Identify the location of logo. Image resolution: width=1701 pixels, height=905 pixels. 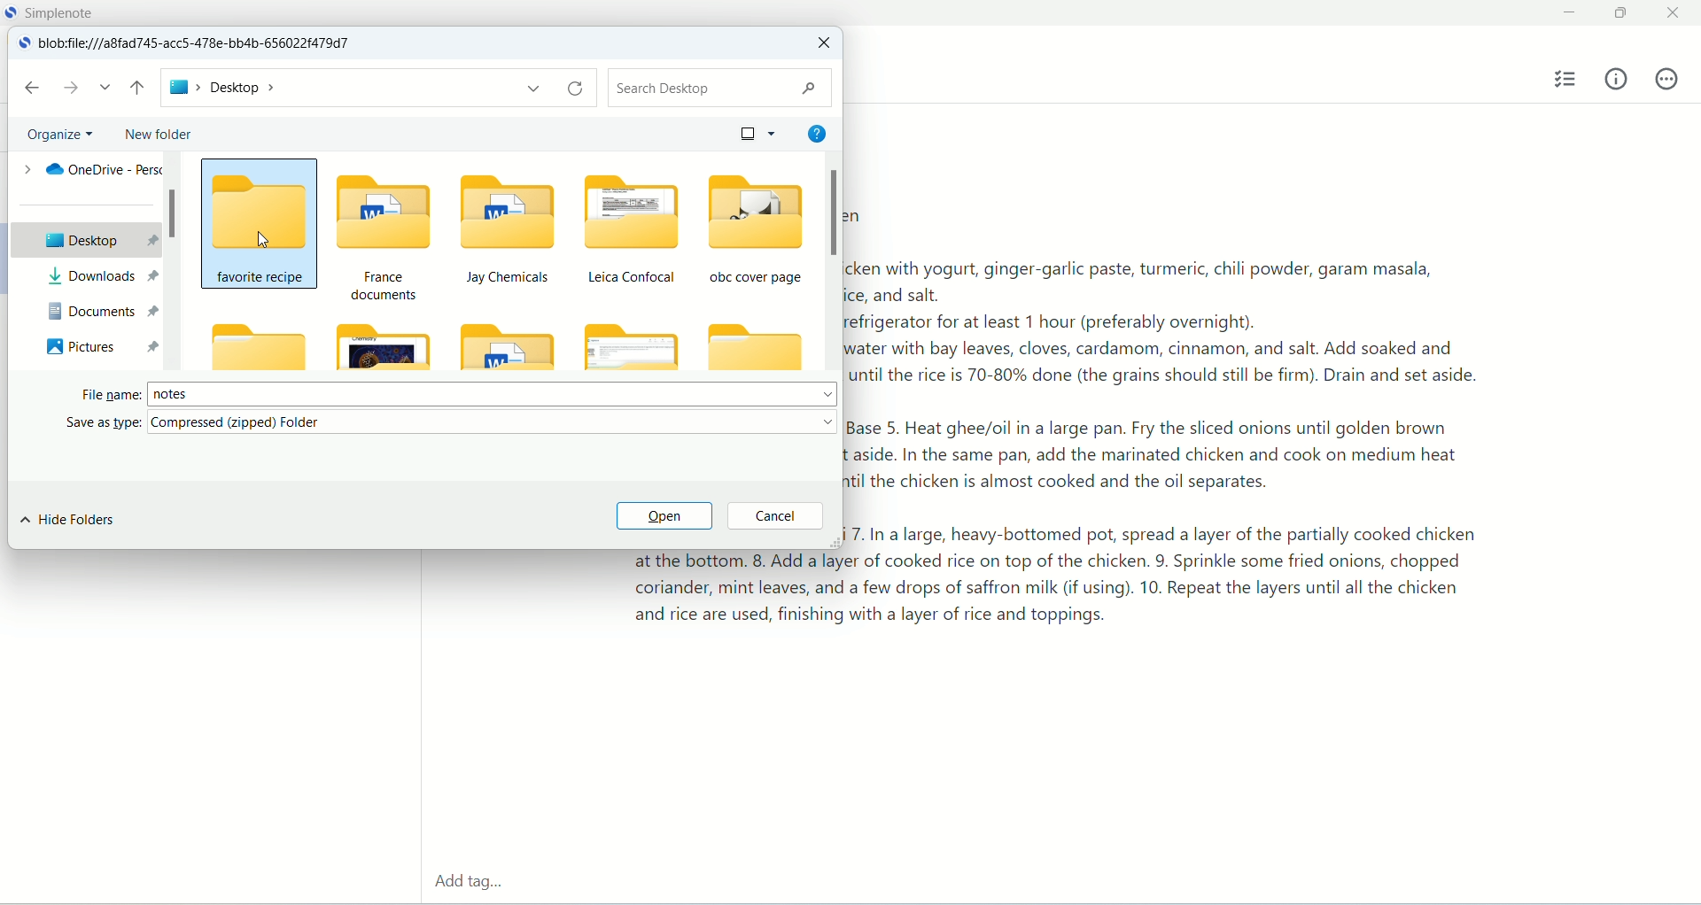
(23, 44).